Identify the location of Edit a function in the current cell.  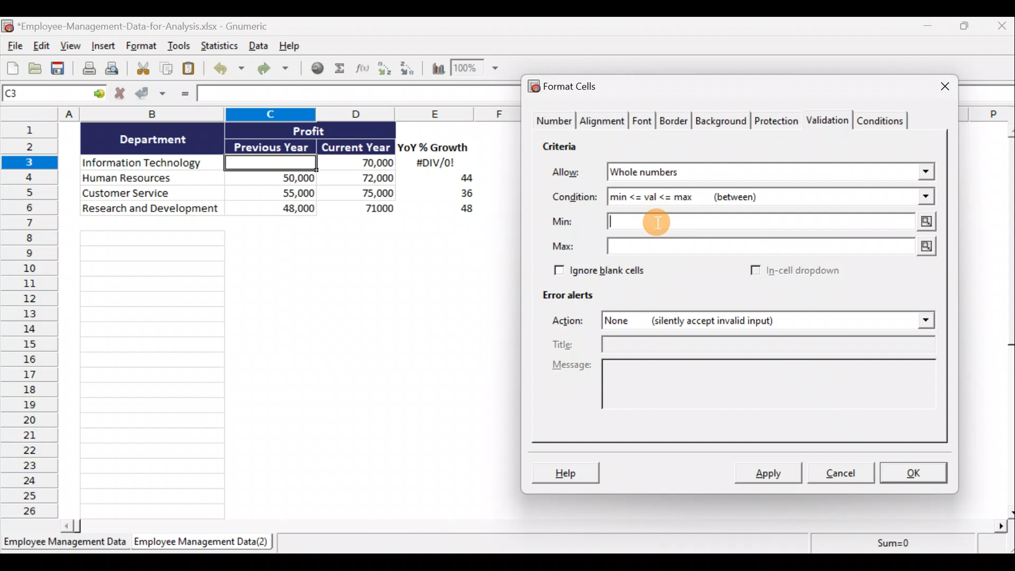
(363, 68).